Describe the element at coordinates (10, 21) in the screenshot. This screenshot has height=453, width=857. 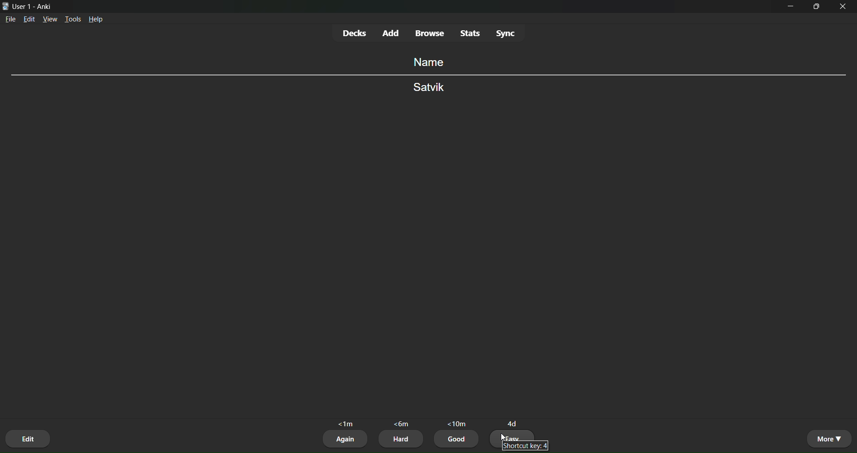
I see `file` at that location.